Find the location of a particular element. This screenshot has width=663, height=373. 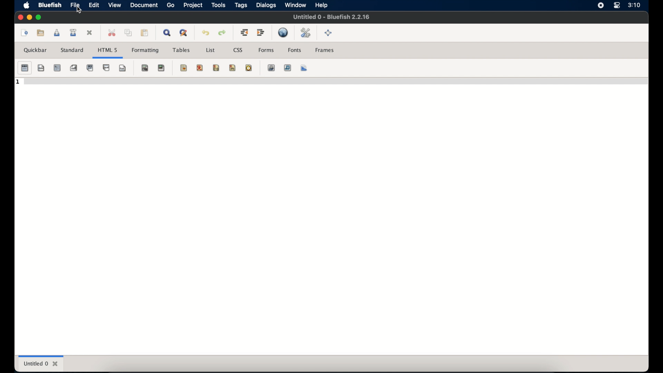

break is located at coordinates (106, 68).